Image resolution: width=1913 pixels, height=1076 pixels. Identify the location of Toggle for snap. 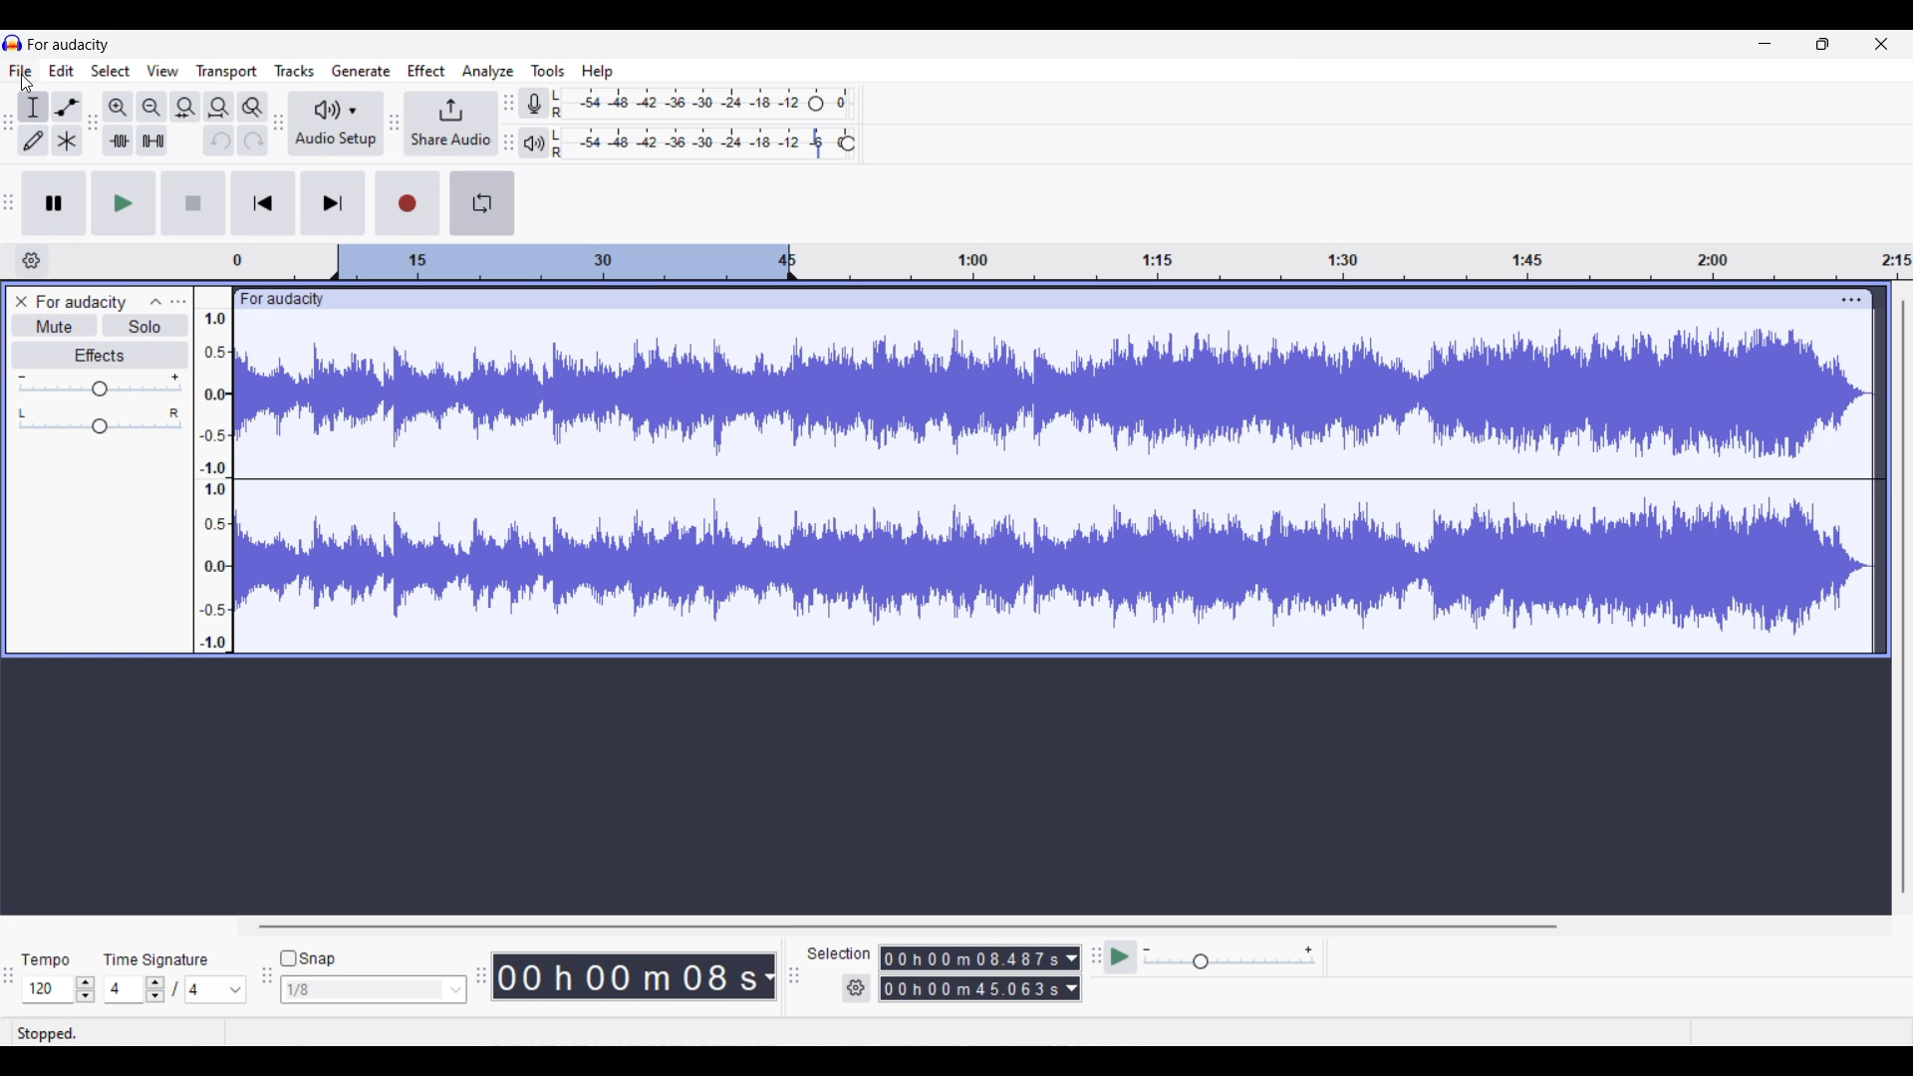
(308, 958).